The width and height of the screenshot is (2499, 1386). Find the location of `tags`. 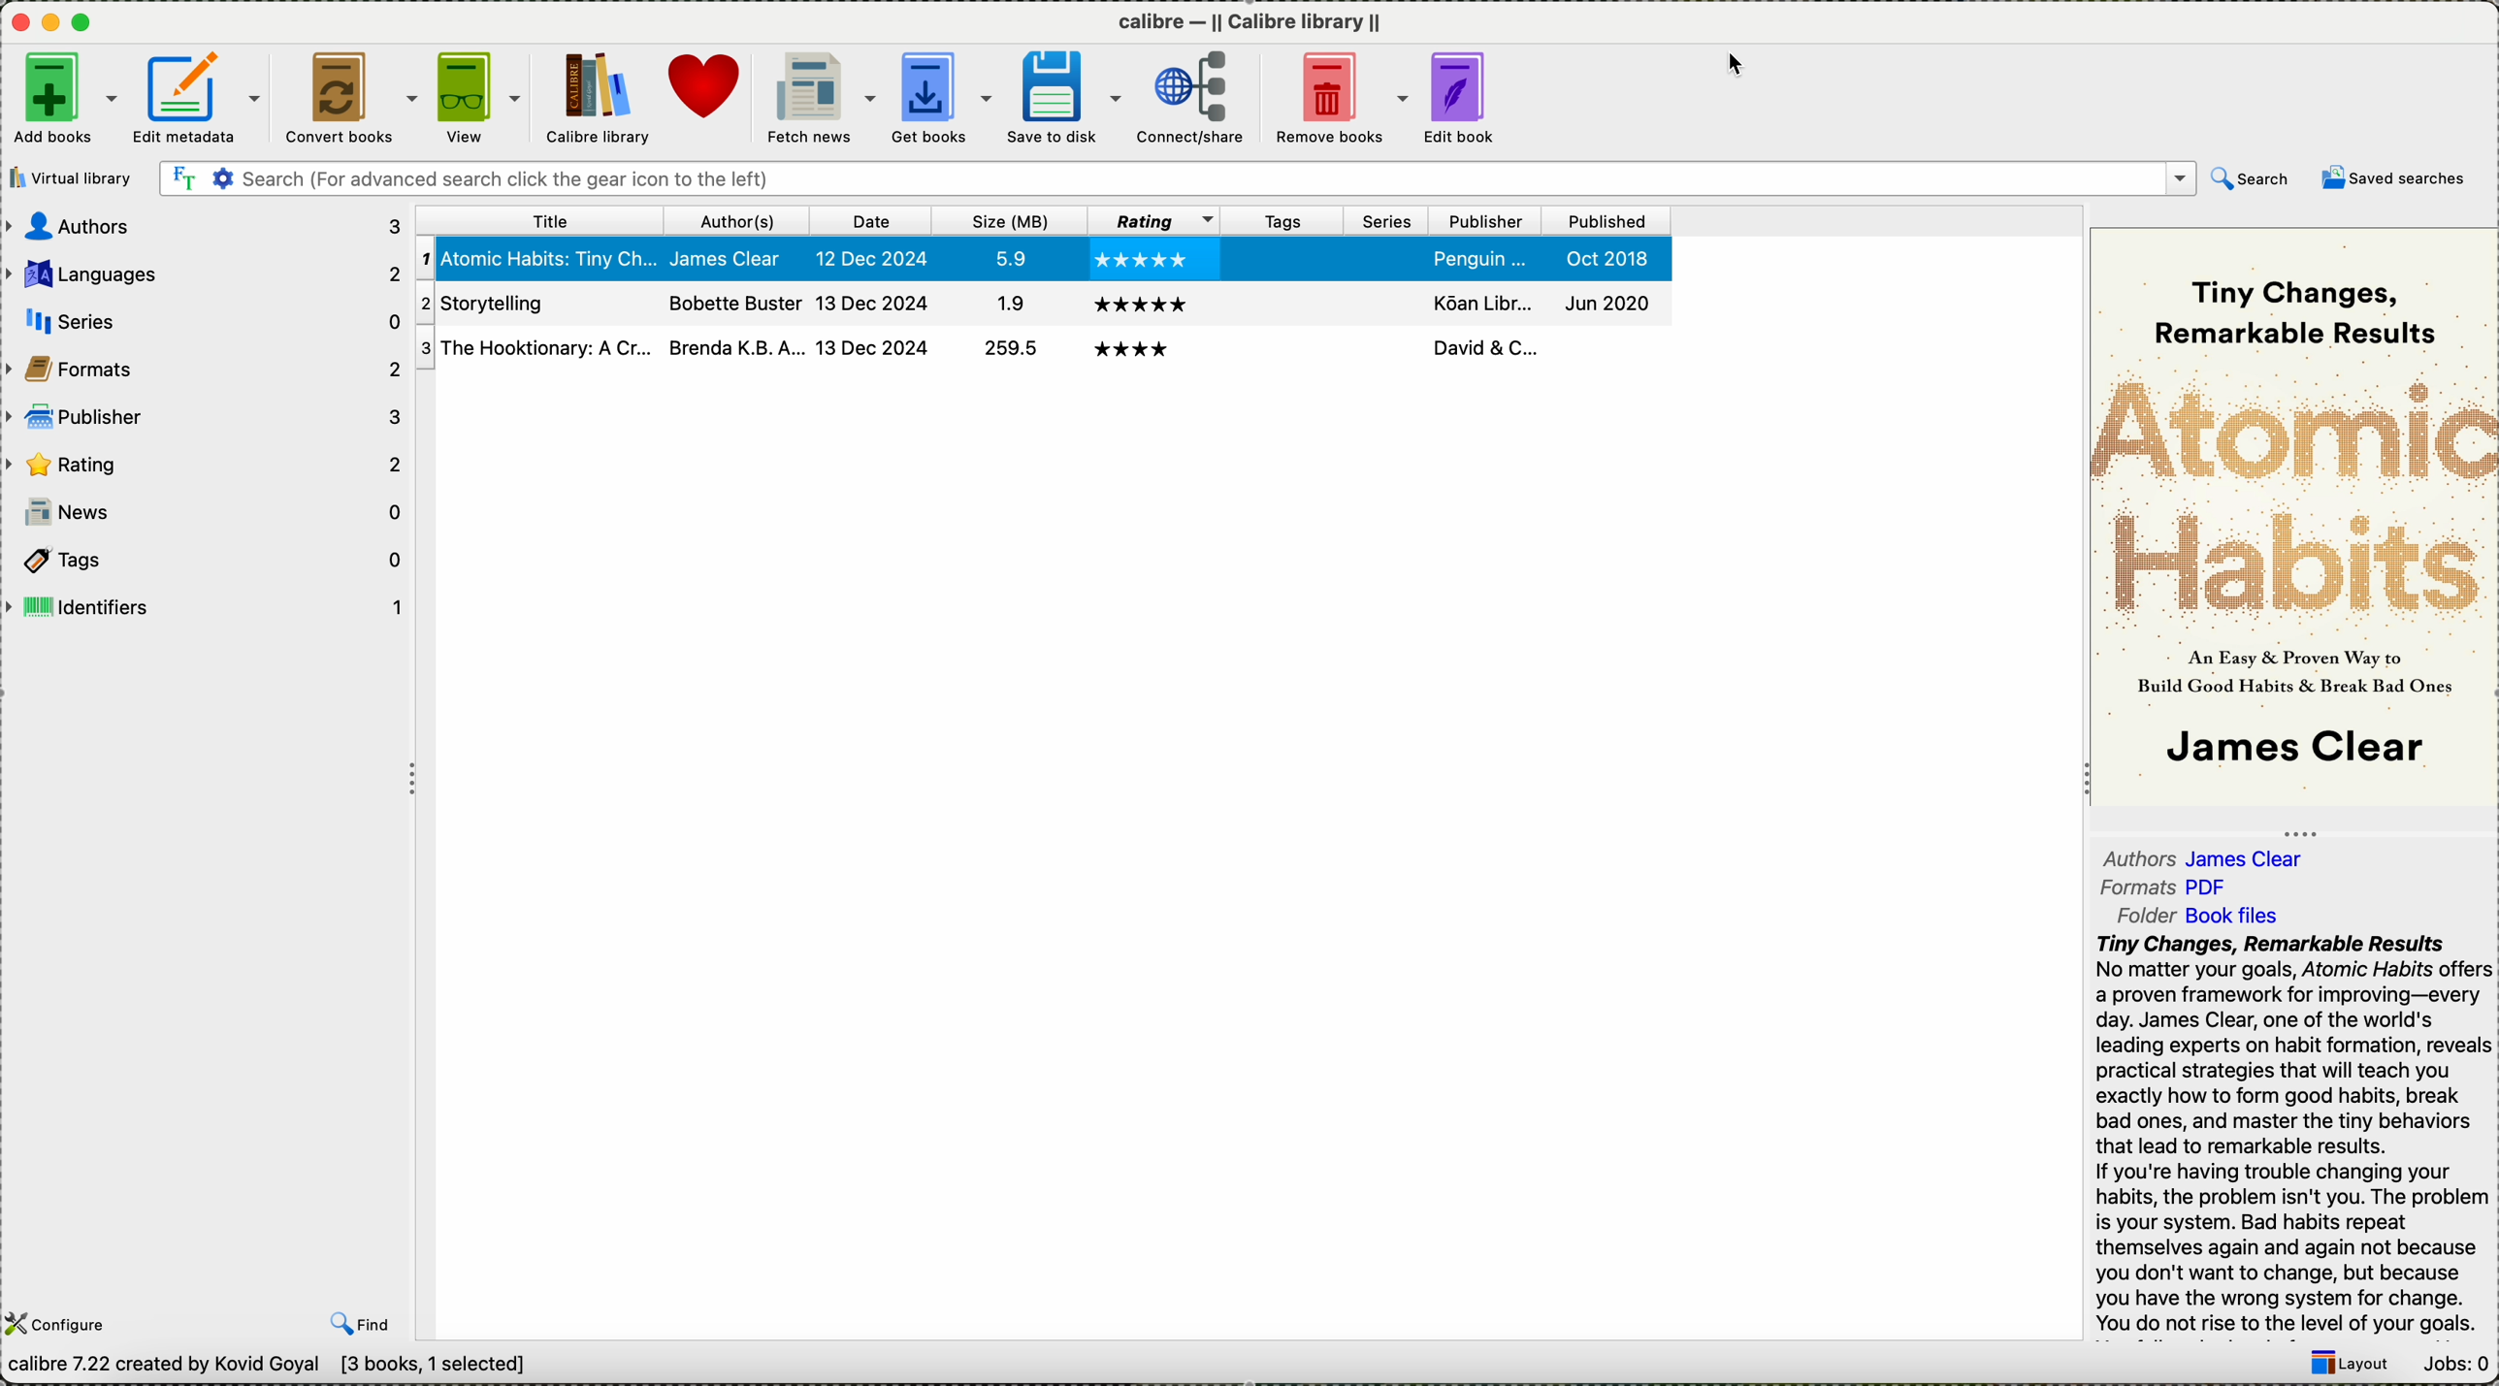

tags is located at coordinates (206, 560).